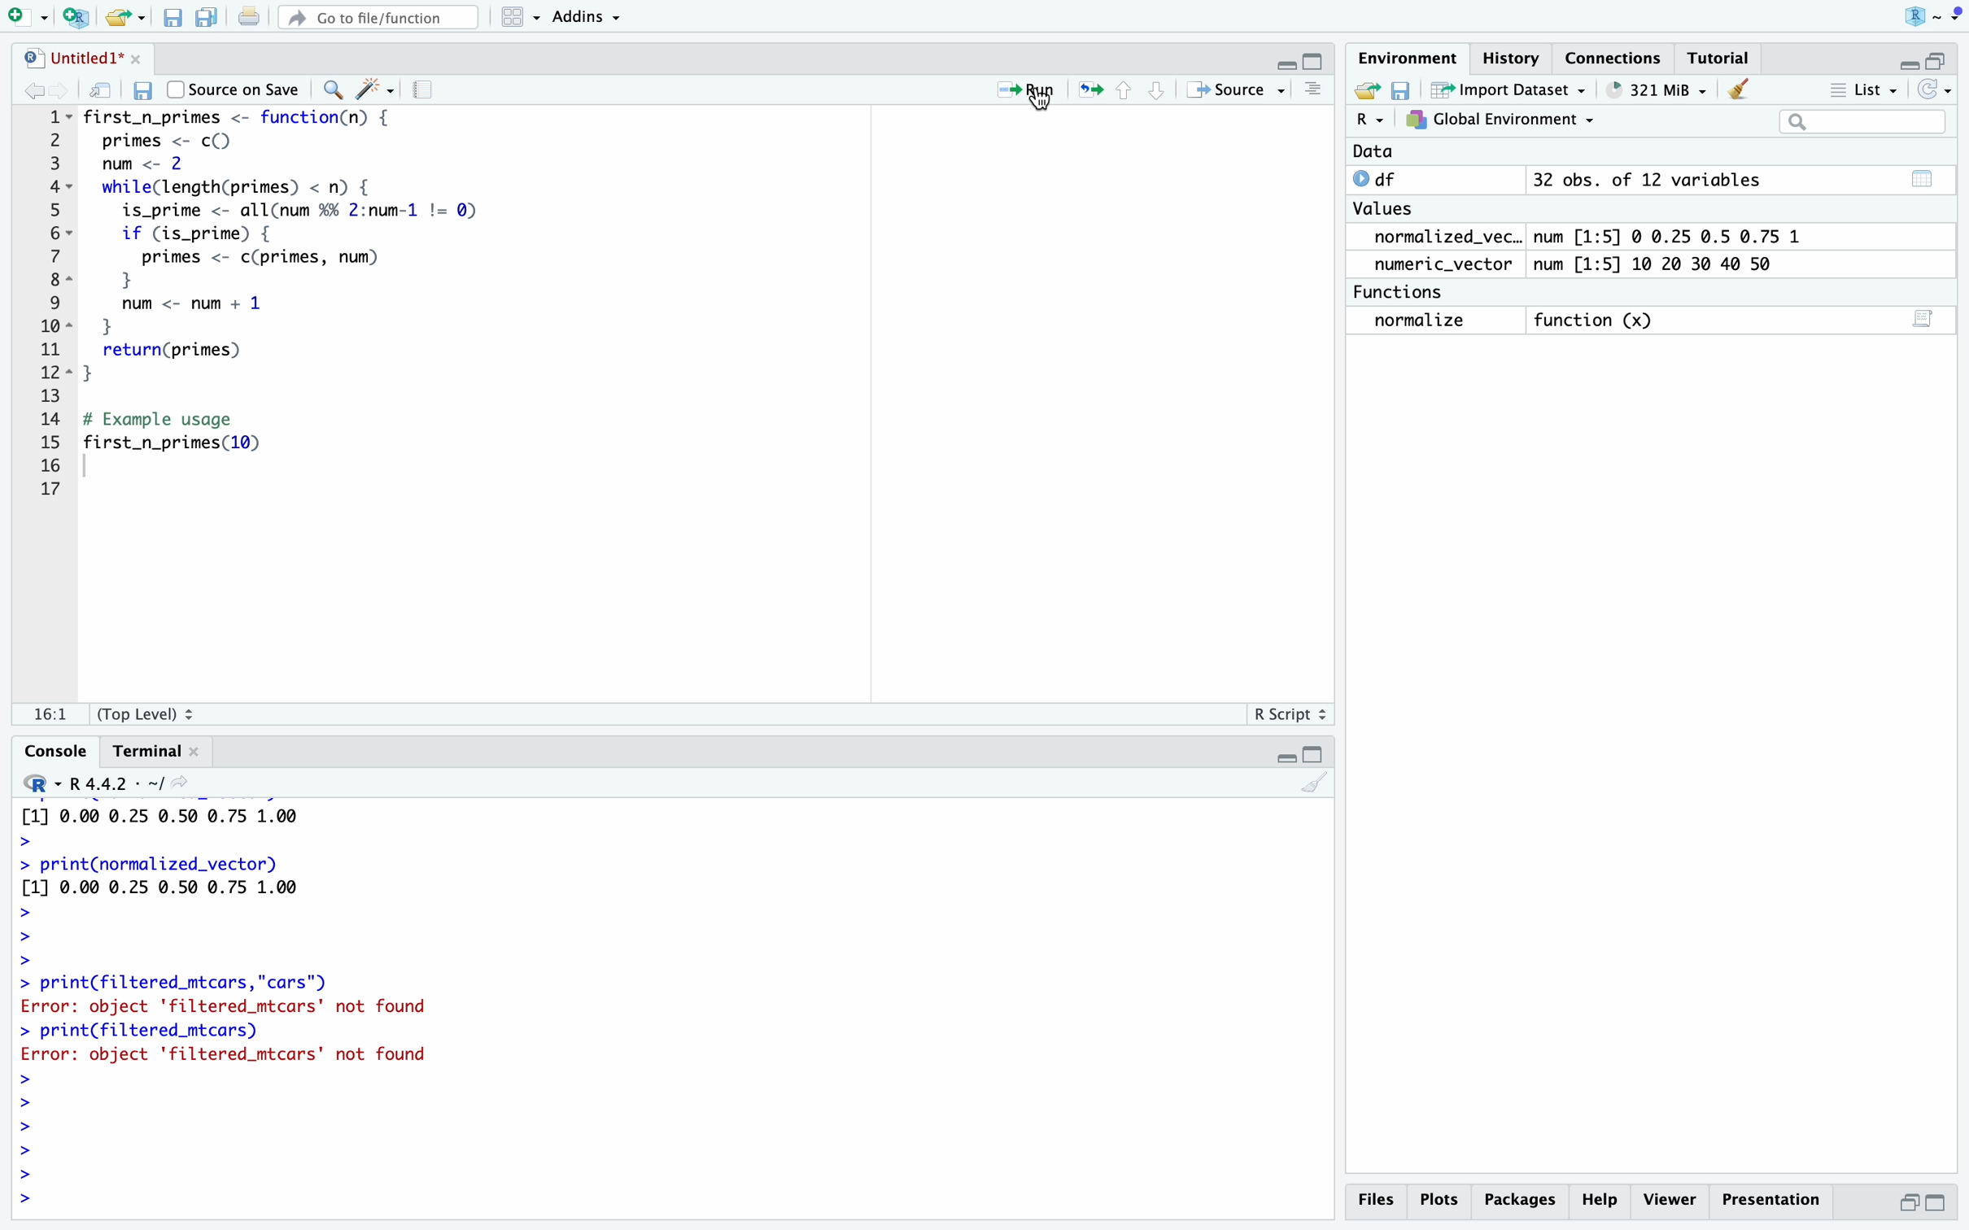 This screenshot has width=1969, height=1230. Describe the element at coordinates (151, 751) in the screenshot. I see `Terminal` at that location.